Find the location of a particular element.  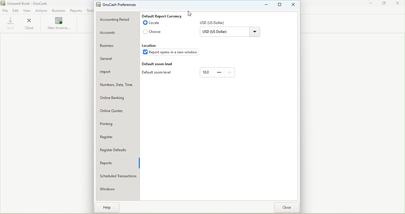

help is located at coordinates (109, 207).